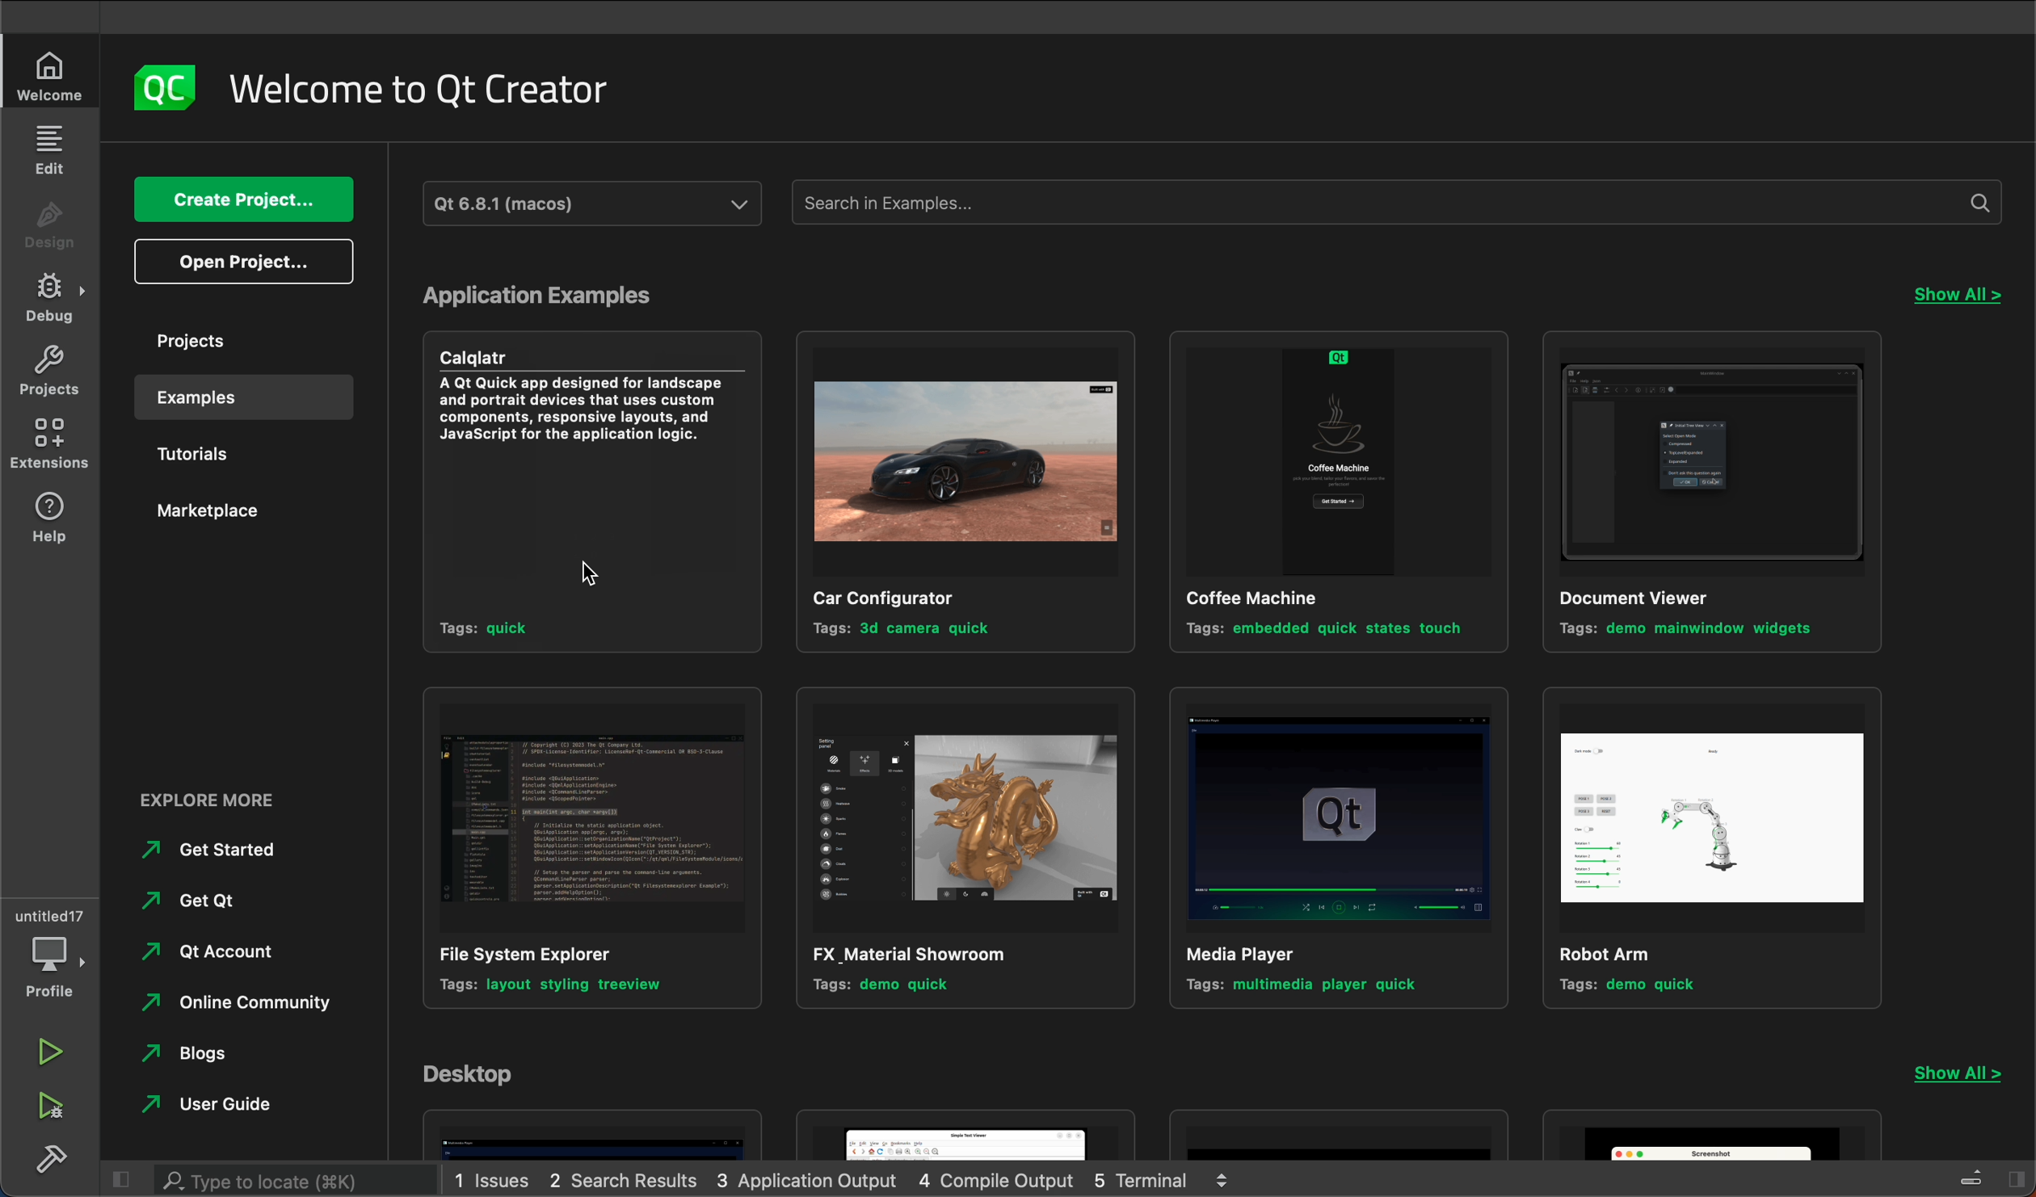  Describe the element at coordinates (227, 951) in the screenshot. I see `qt account` at that location.